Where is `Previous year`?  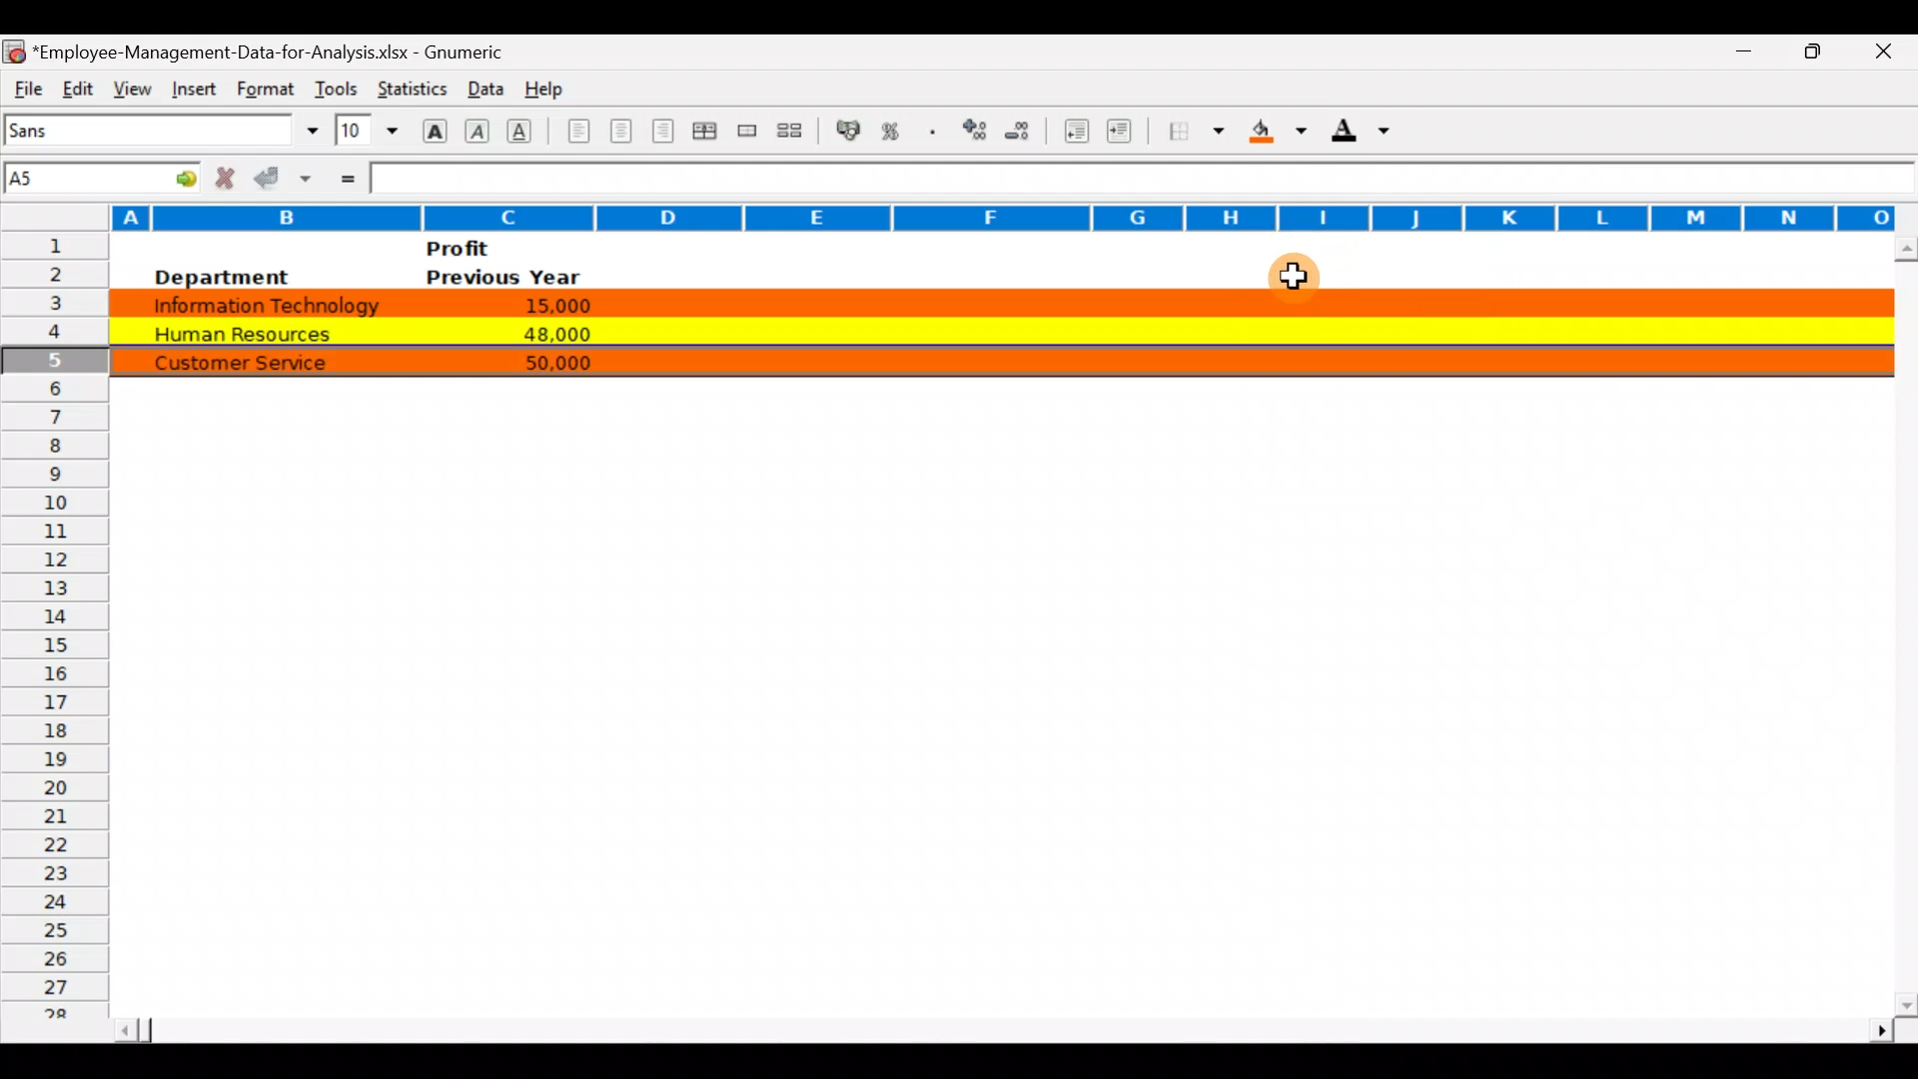
Previous year is located at coordinates (503, 278).